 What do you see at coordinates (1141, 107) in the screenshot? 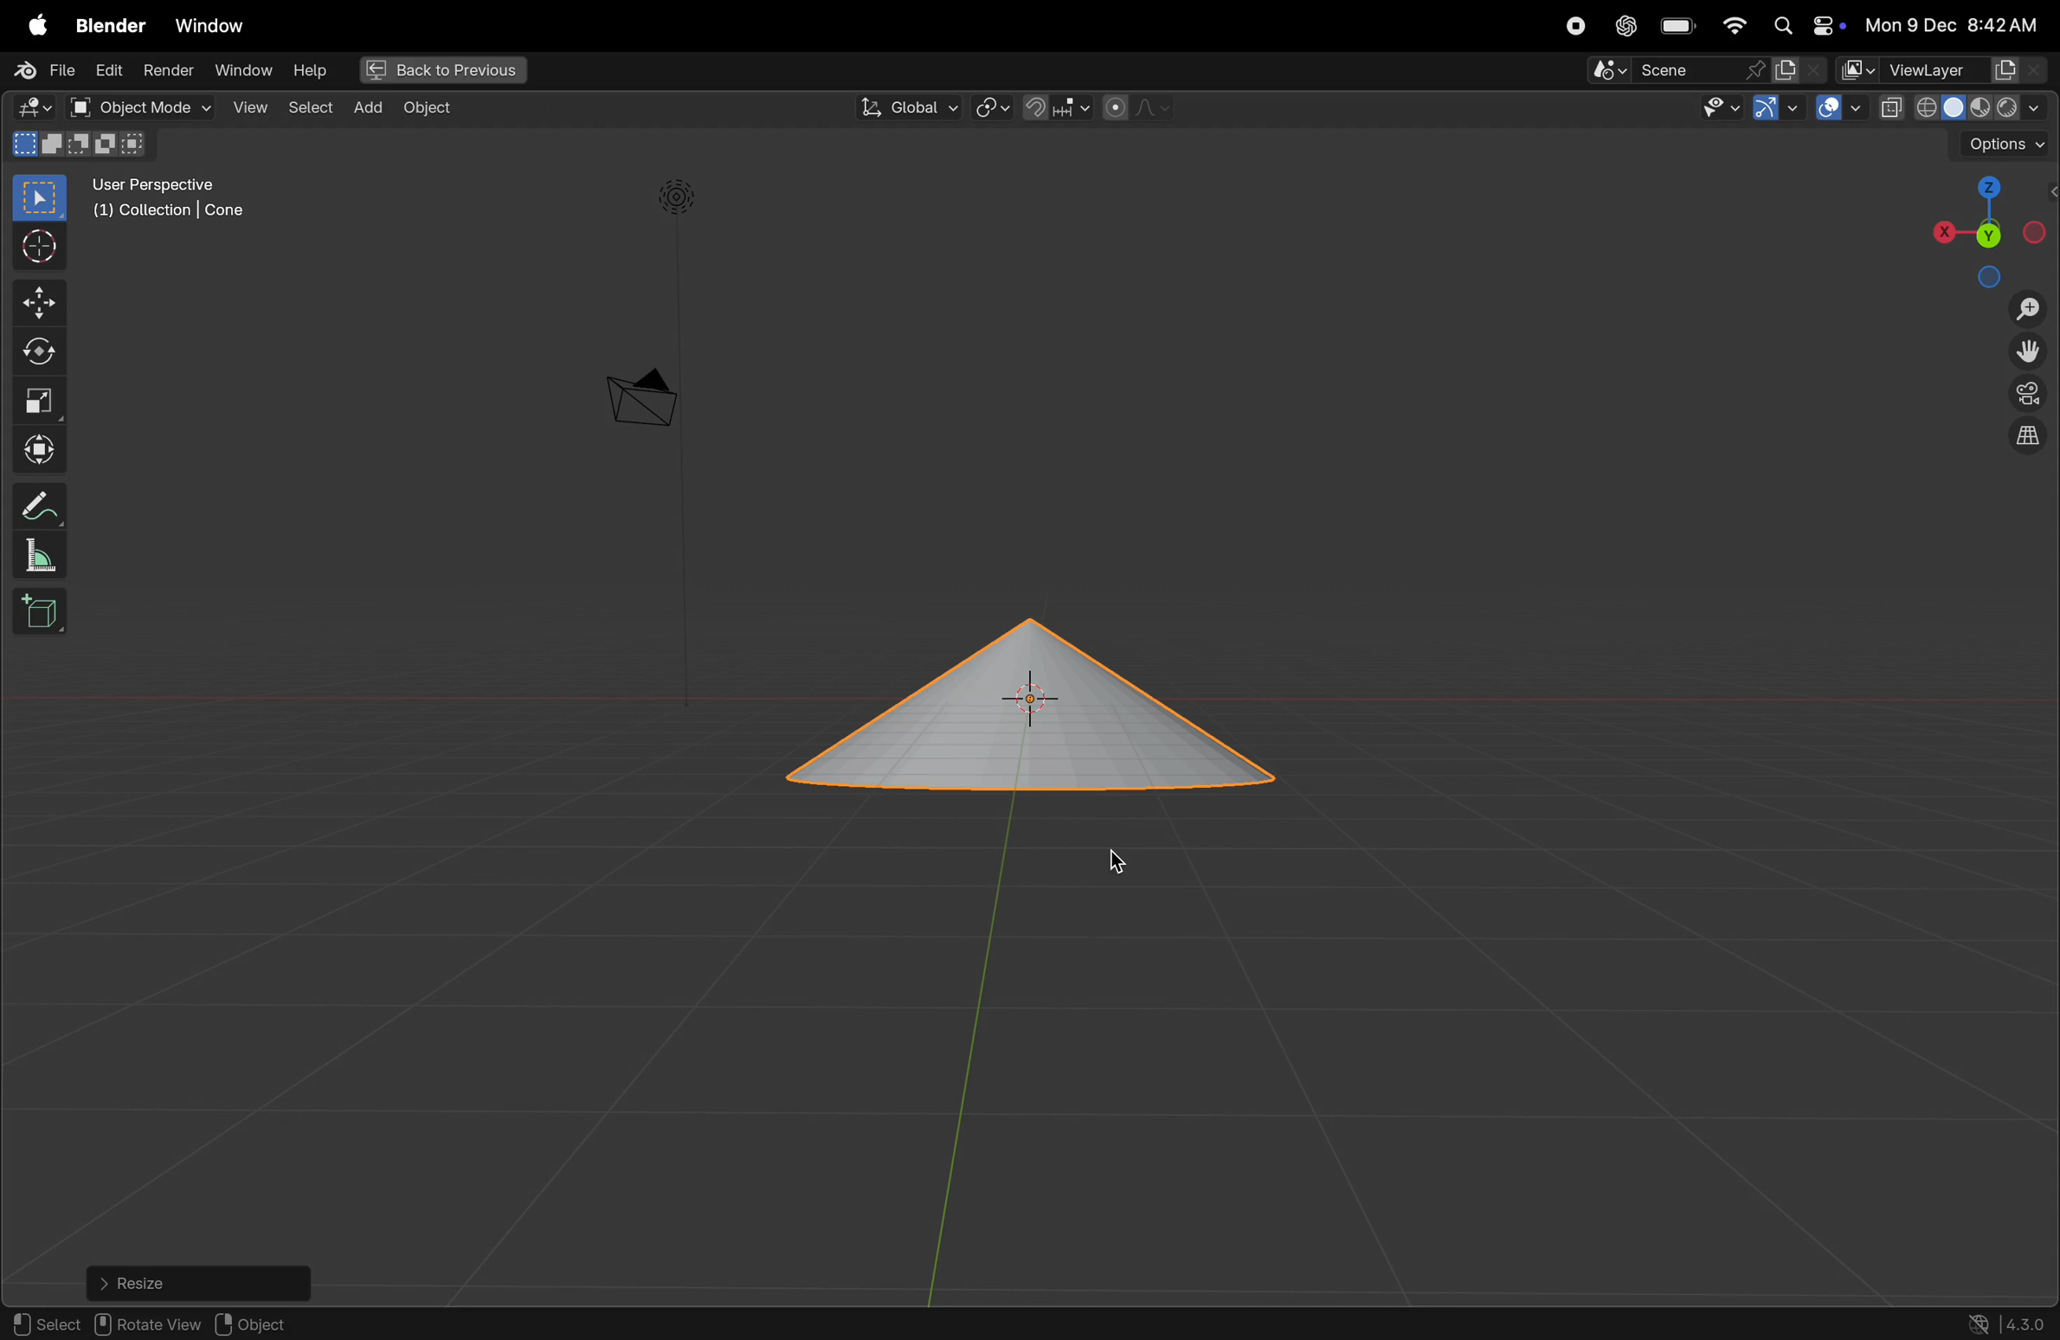
I see `proportional objects` at bounding box center [1141, 107].